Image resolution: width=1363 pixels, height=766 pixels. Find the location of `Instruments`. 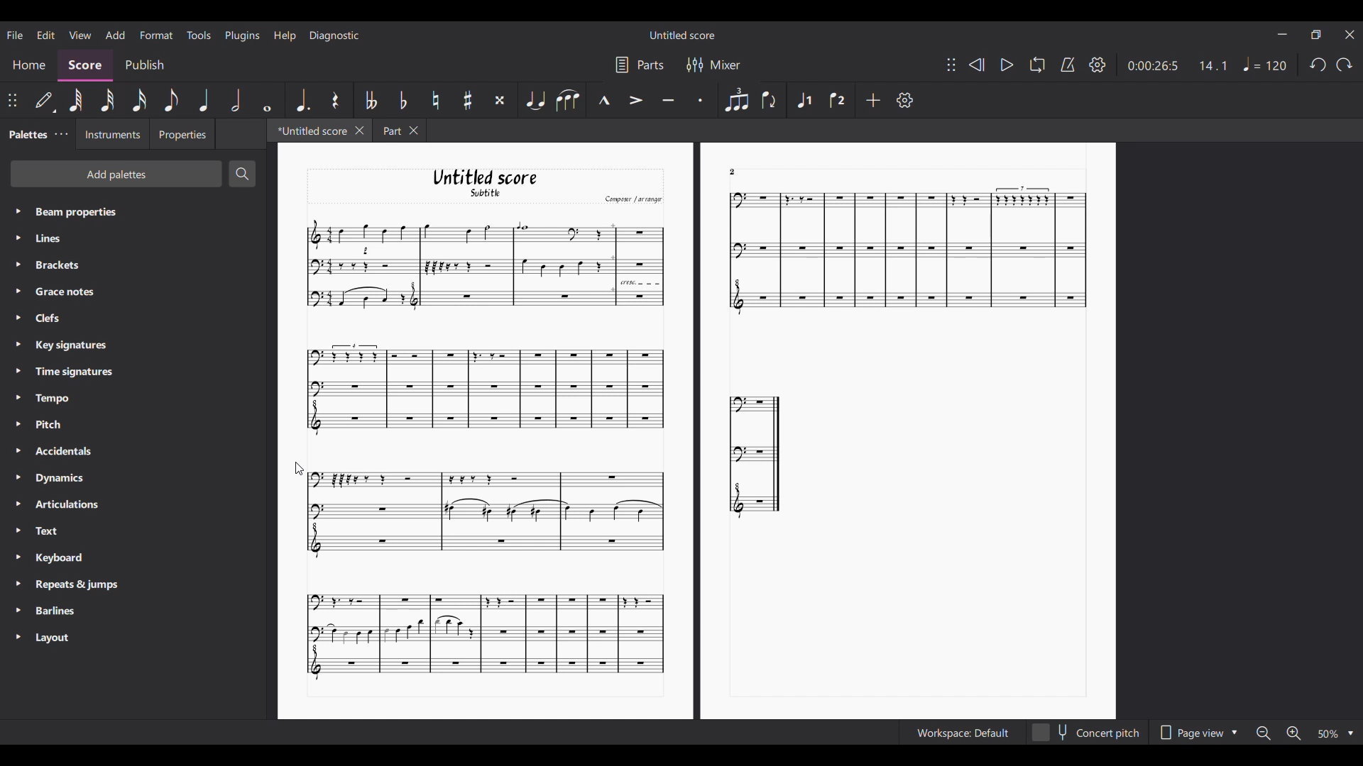

Instruments is located at coordinates (109, 134).